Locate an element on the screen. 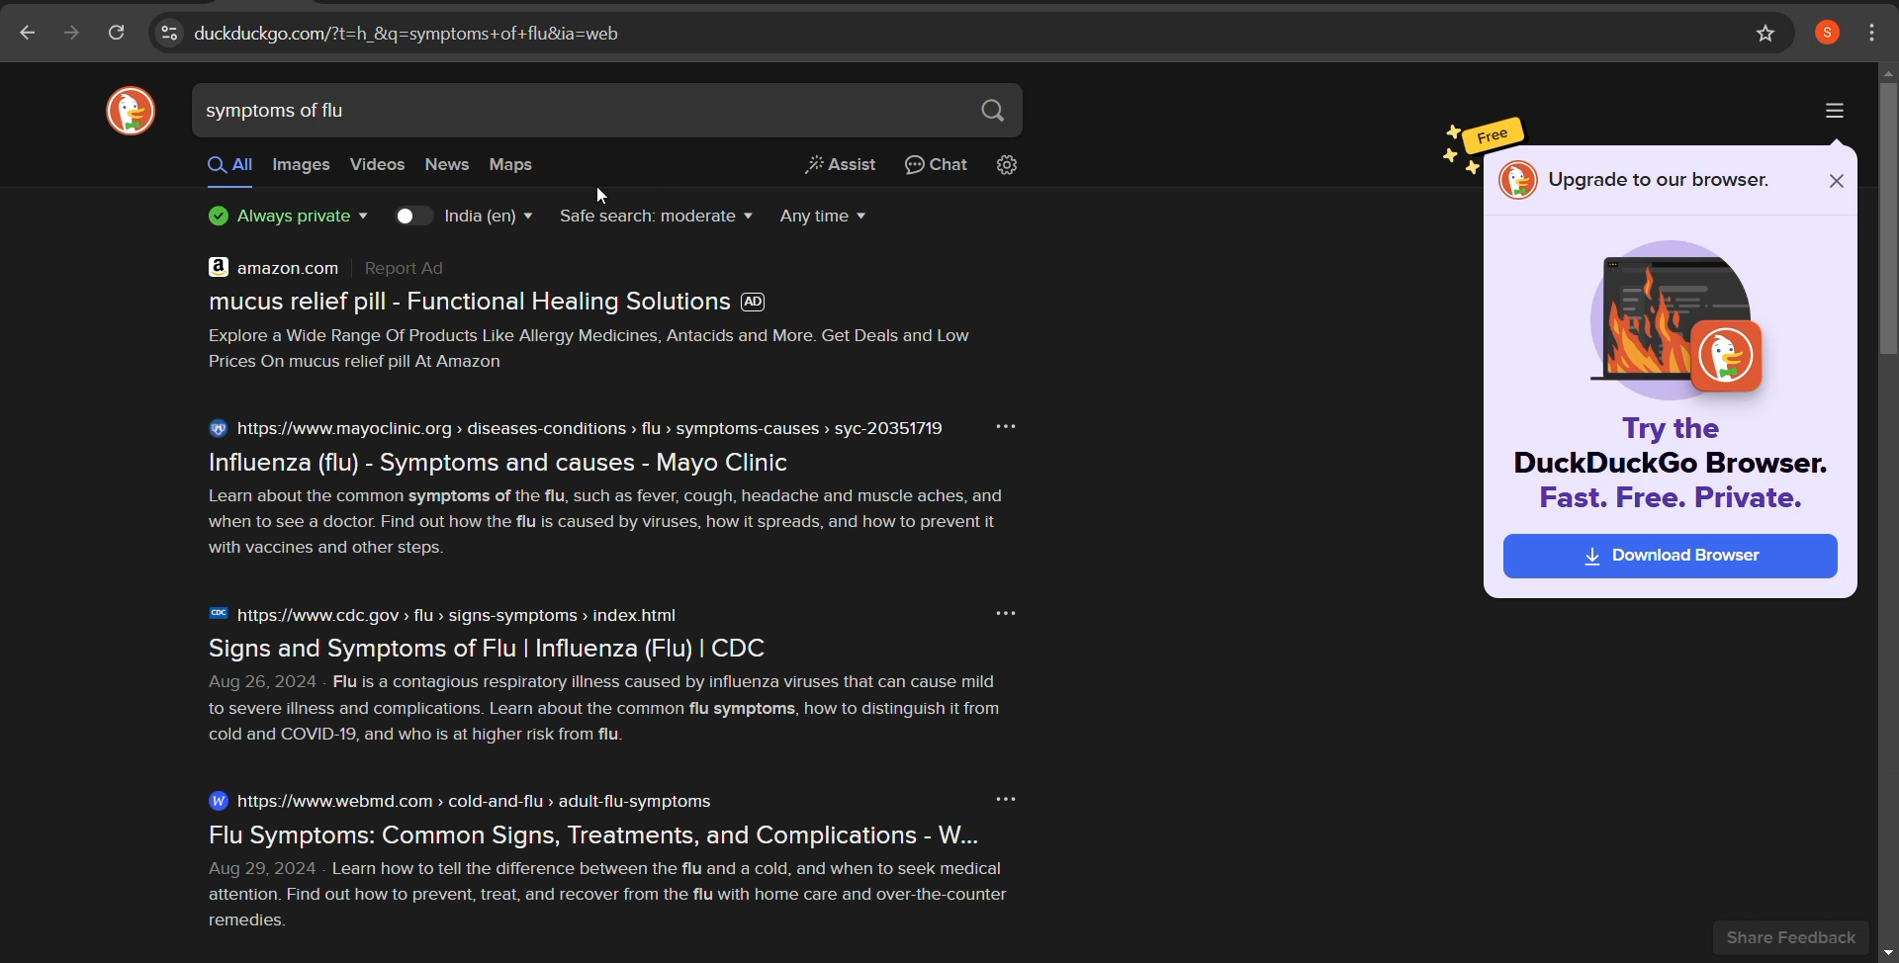 The image size is (1899, 963). results timeline is located at coordinates (825, 217).